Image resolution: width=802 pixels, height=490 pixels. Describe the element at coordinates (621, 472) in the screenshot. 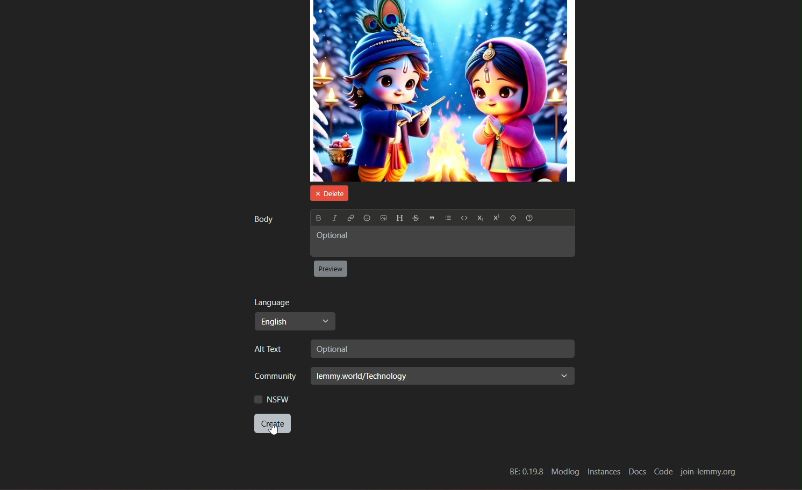

I see `BE0.198 Modlog Instances Docs Code join-lemmy.org` at that location.